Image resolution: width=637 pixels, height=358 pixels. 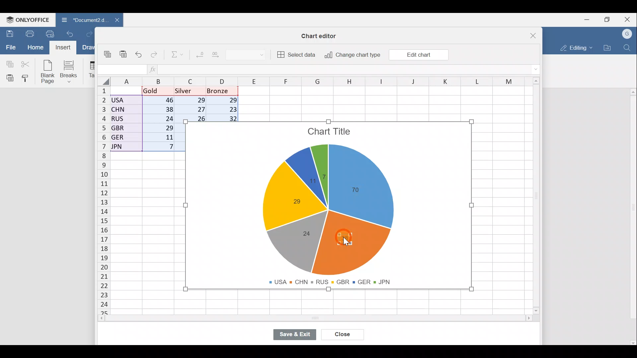 I want to click on Insert function, so click(x=157, y=69).